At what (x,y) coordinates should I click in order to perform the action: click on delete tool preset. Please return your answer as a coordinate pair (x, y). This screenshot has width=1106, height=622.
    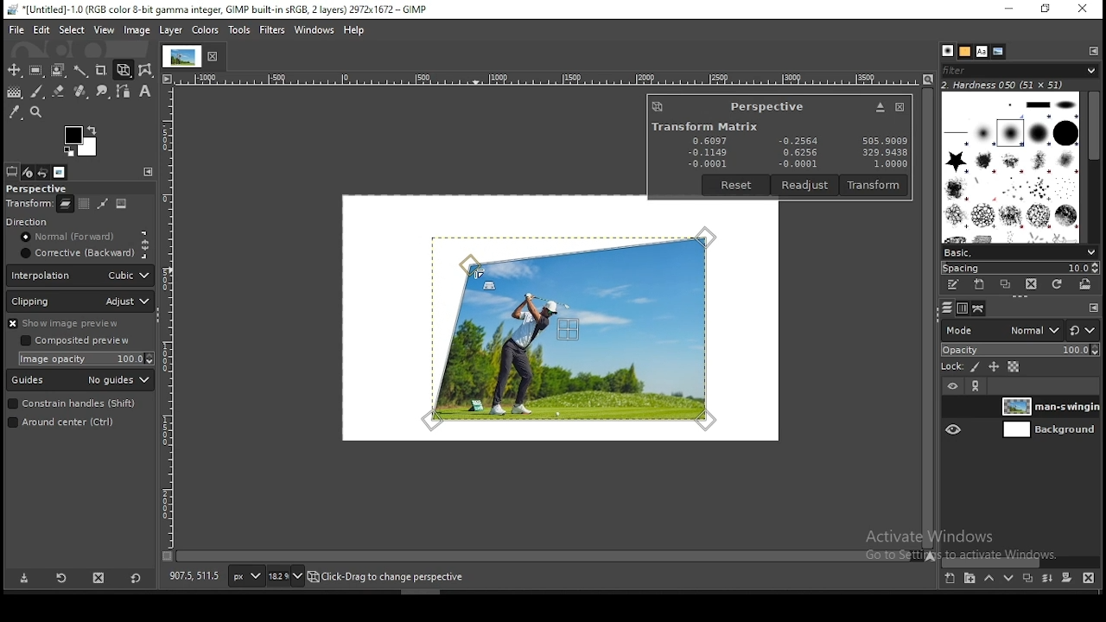
    Looking at the image, I should click on (100, 577).